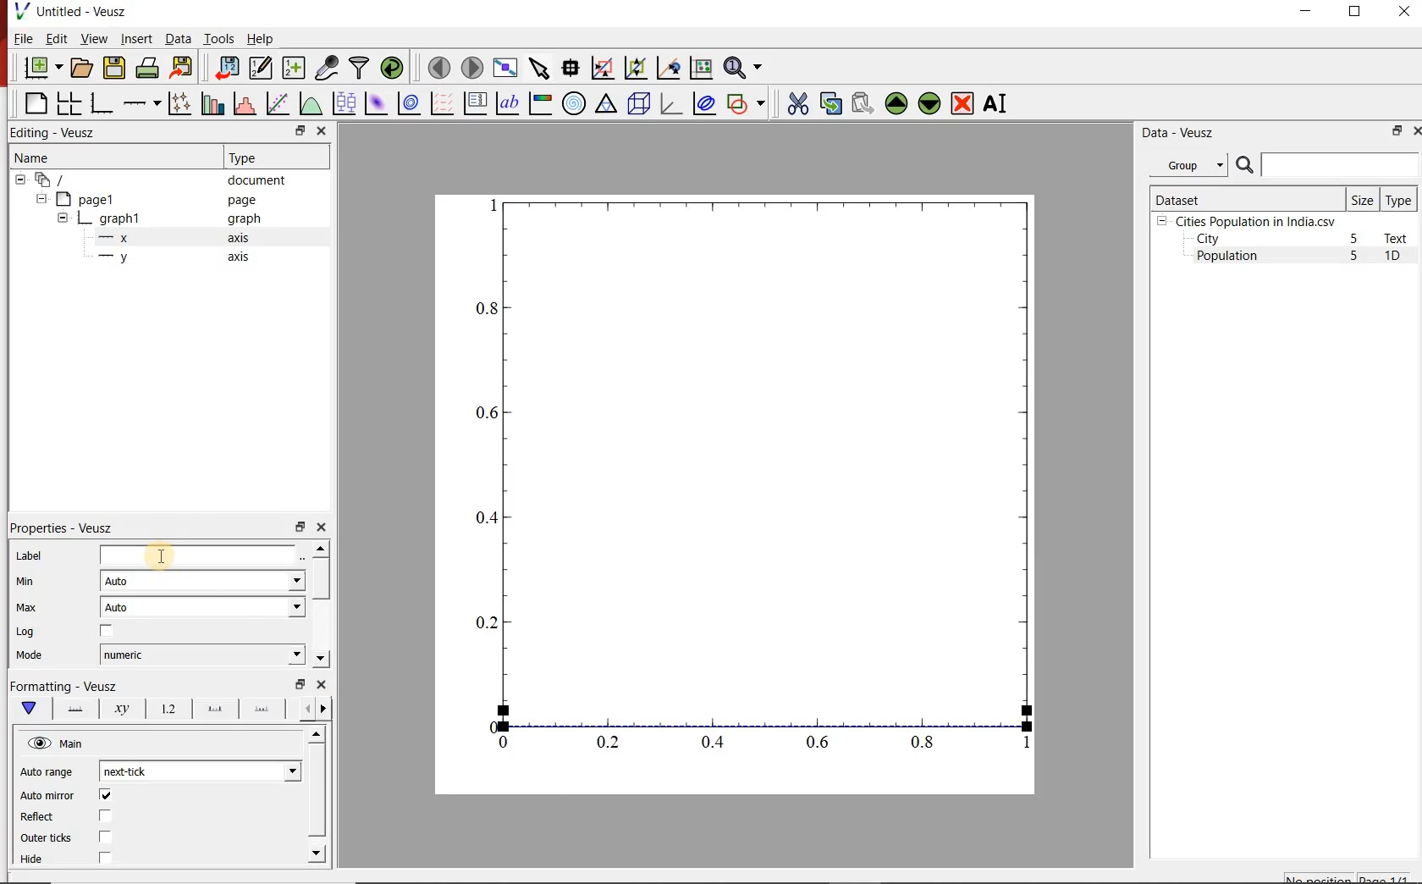 The height and width of the screenshot is (884, 1422). I want to click on Text, so click(1399, 238).